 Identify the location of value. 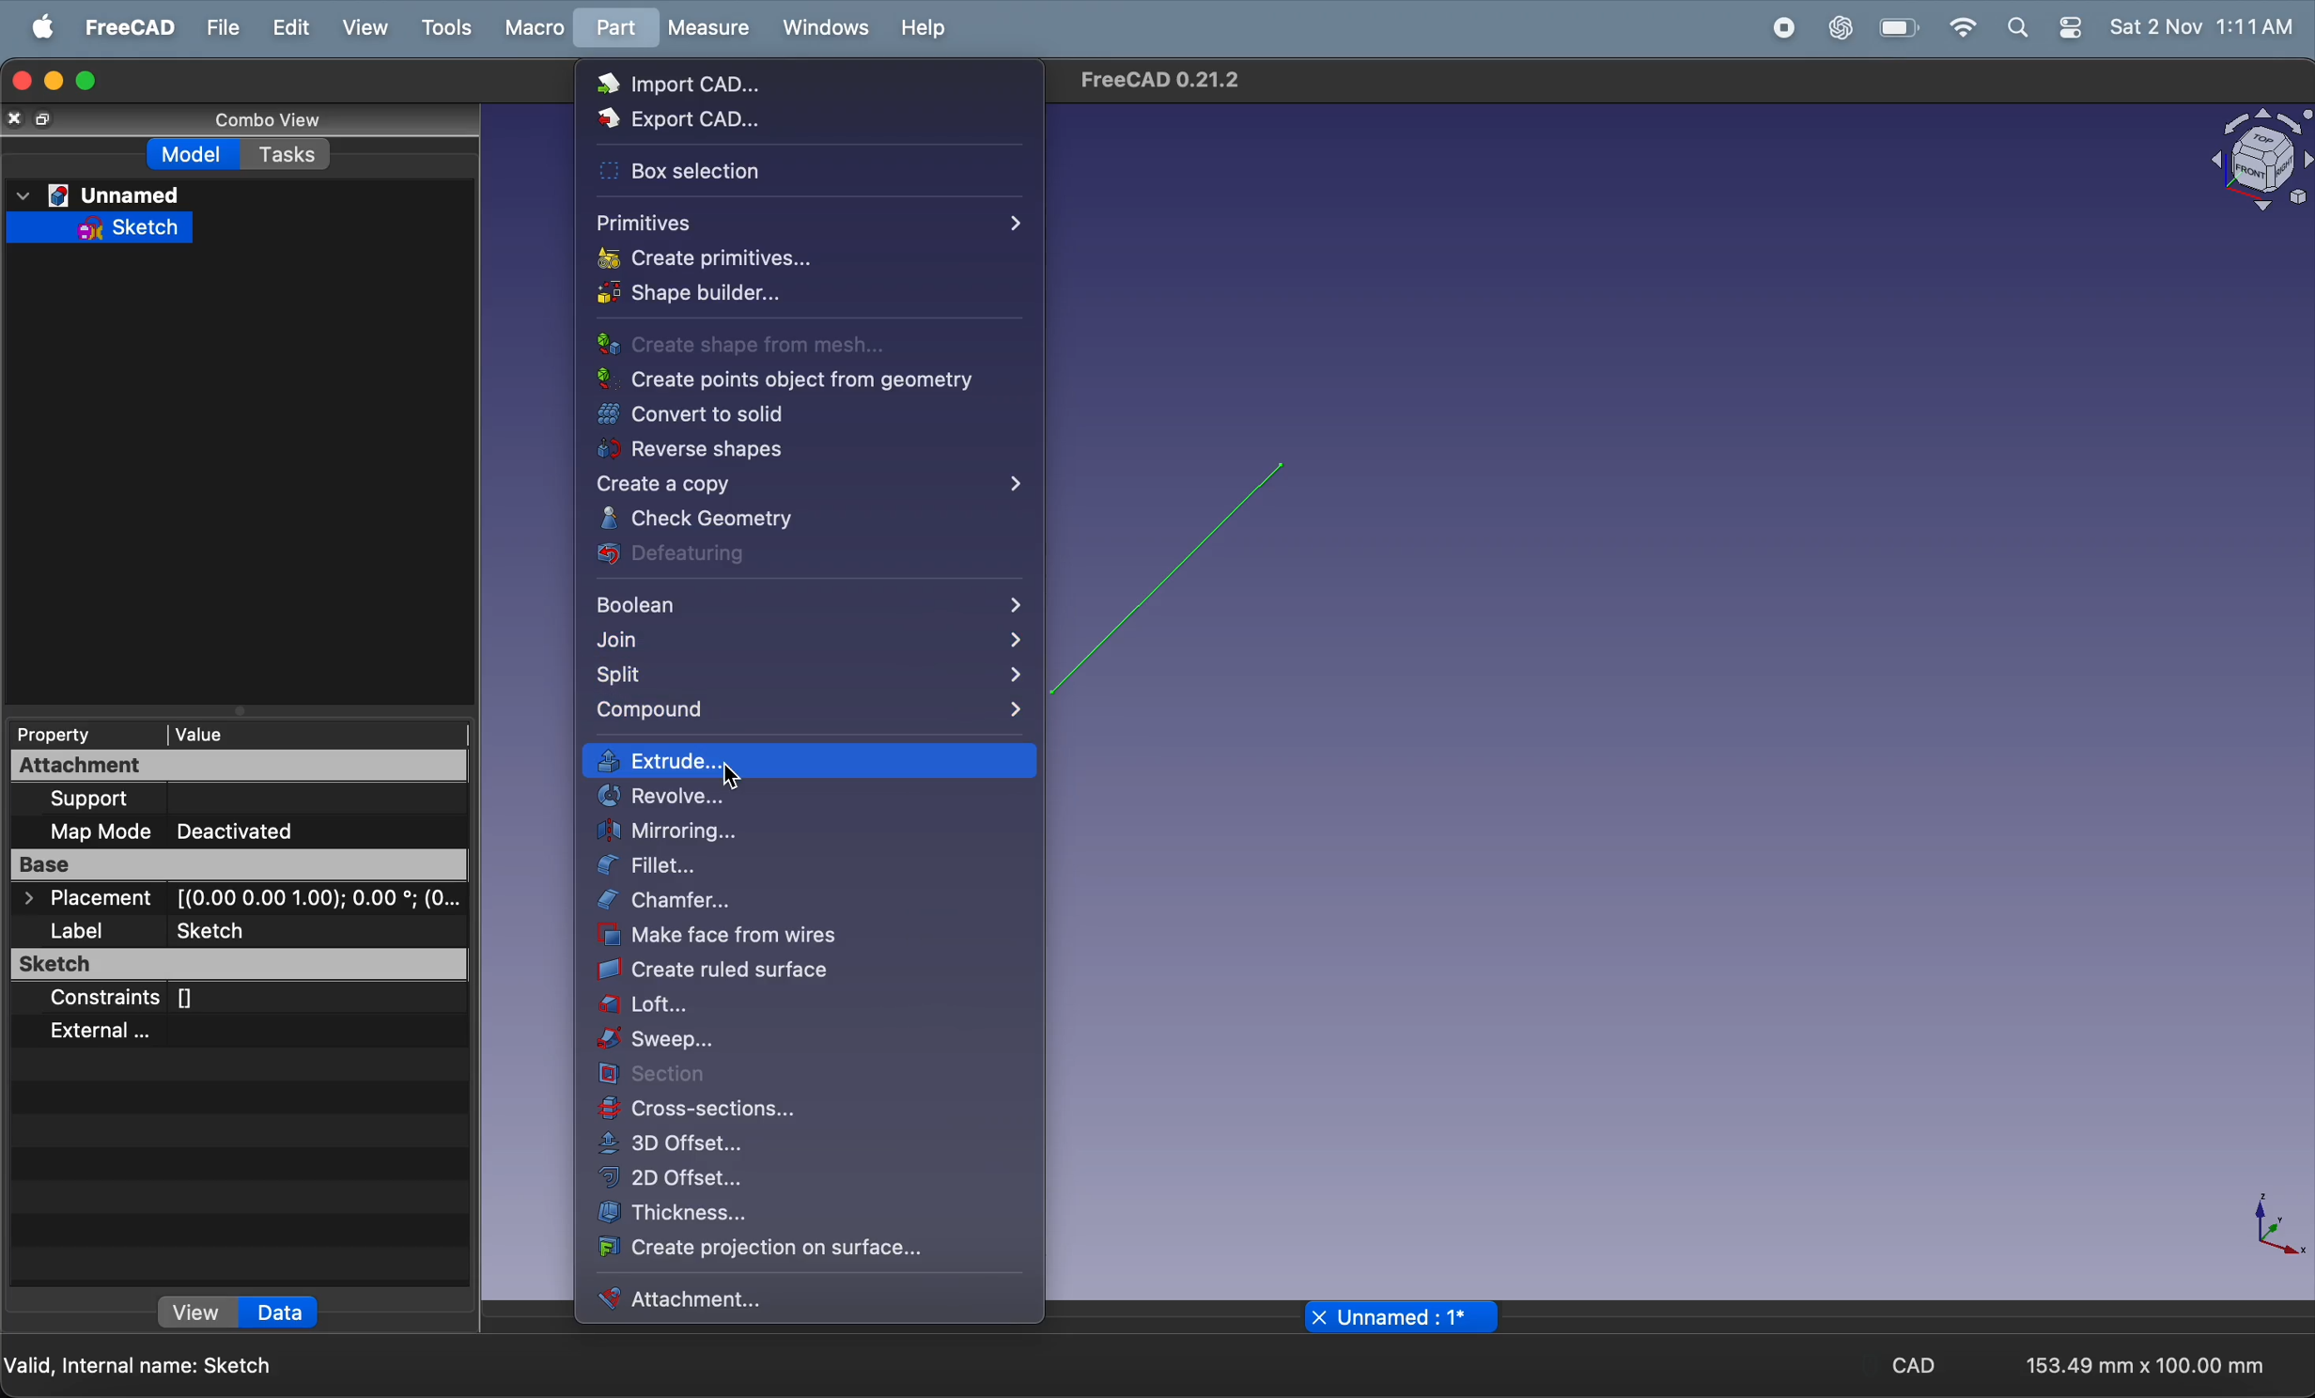
(318, 734).